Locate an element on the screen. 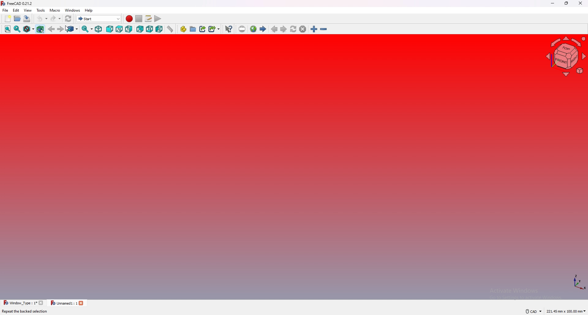 This screenshot has height=315, width=588. execute macros is located at coordinates (158, 19).